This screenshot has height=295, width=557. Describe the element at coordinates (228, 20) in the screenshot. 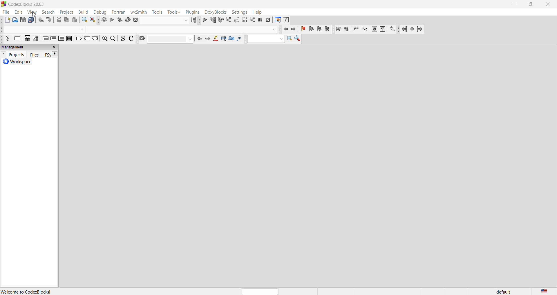

I see `step into` at that location.